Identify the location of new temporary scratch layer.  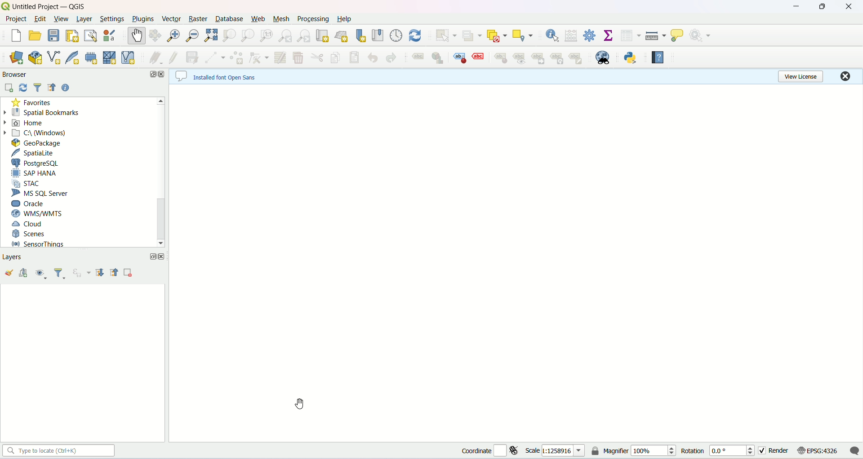
(91, 57).